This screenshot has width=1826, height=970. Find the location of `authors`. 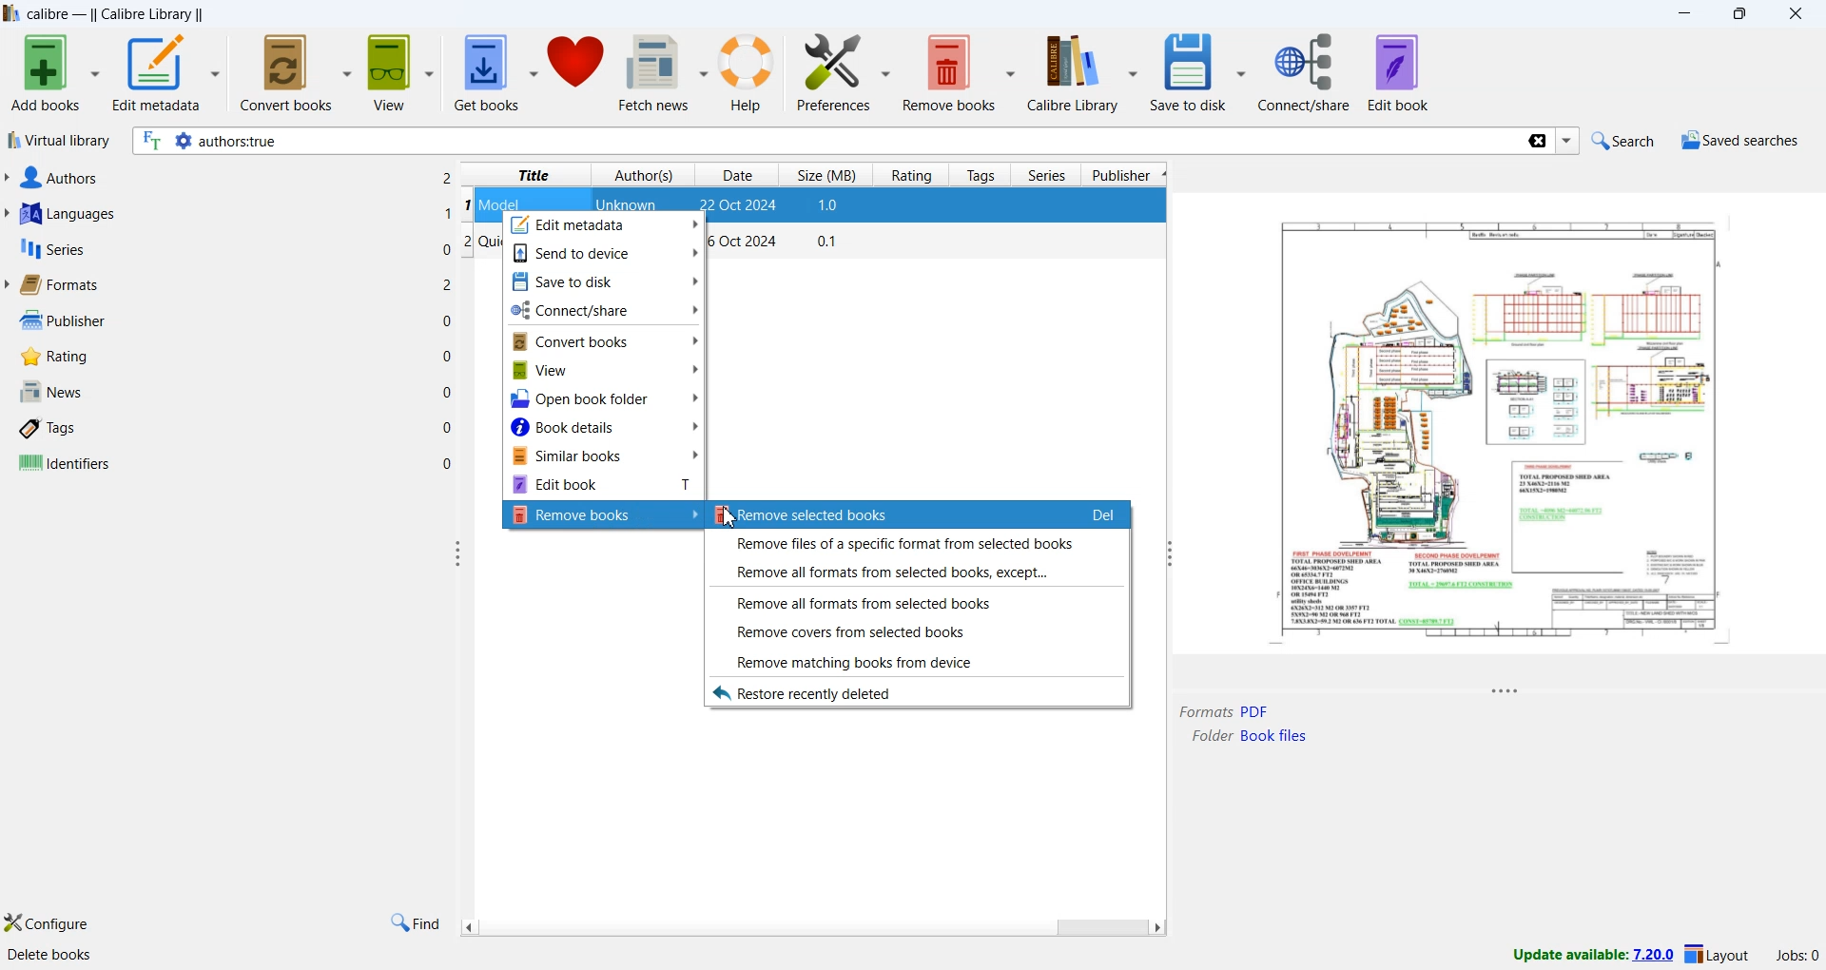

authors is located at coordinates (56, 178).